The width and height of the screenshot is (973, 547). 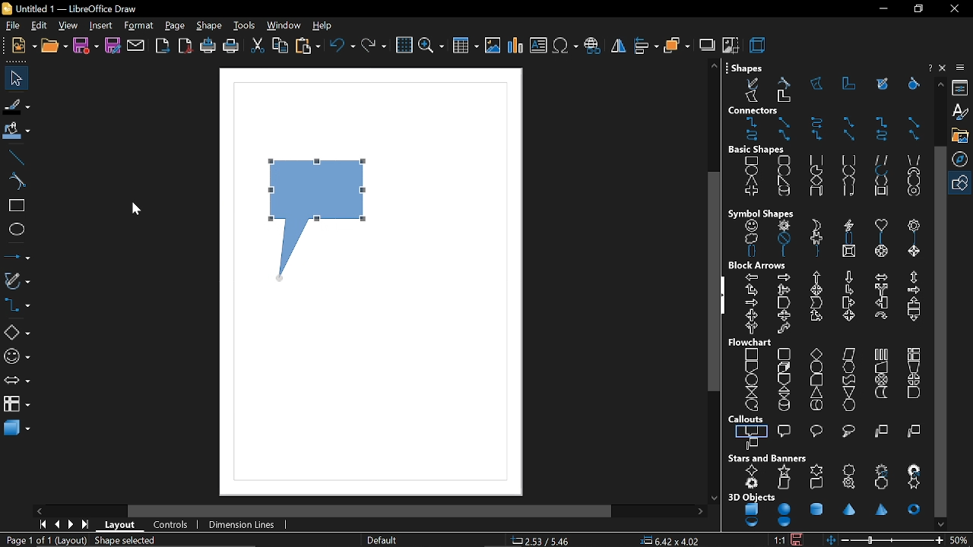 What do you see at coordinates (782, 181) in the screenshot?
I see `right angle triangle` at bounding box center [782, 181].